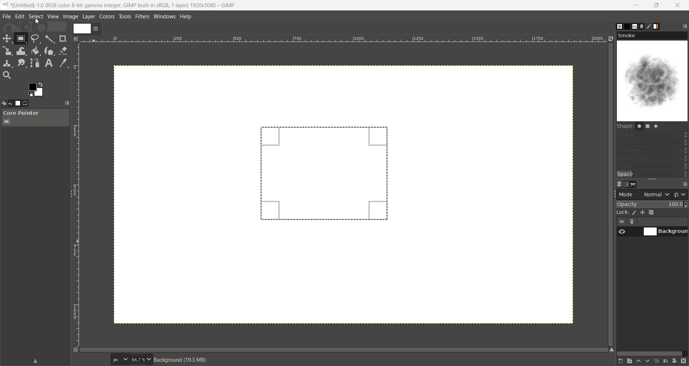 This screenshot has height=366, width=689. Describe the element at coordinates (107, 17) in the screenshot. I see `colors` at that location.